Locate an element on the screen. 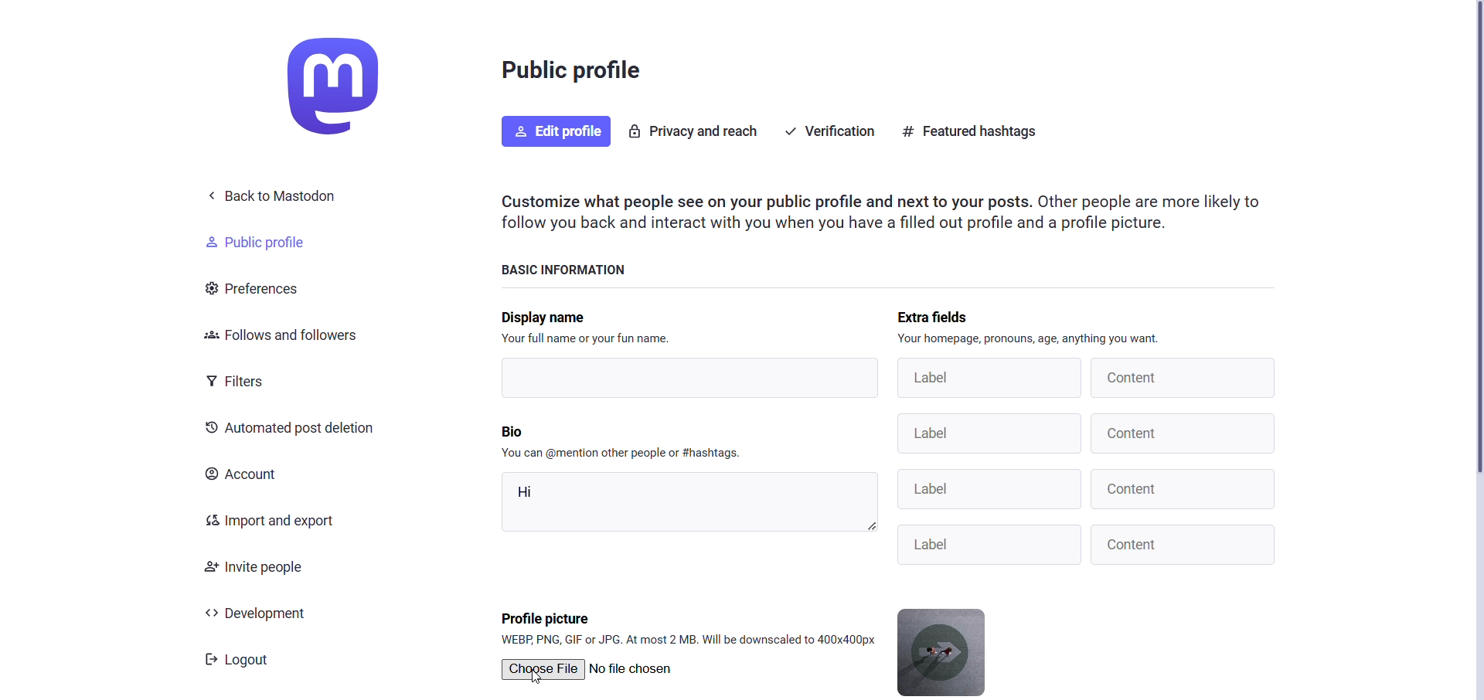  instruction is located at coordinates (877, 211).